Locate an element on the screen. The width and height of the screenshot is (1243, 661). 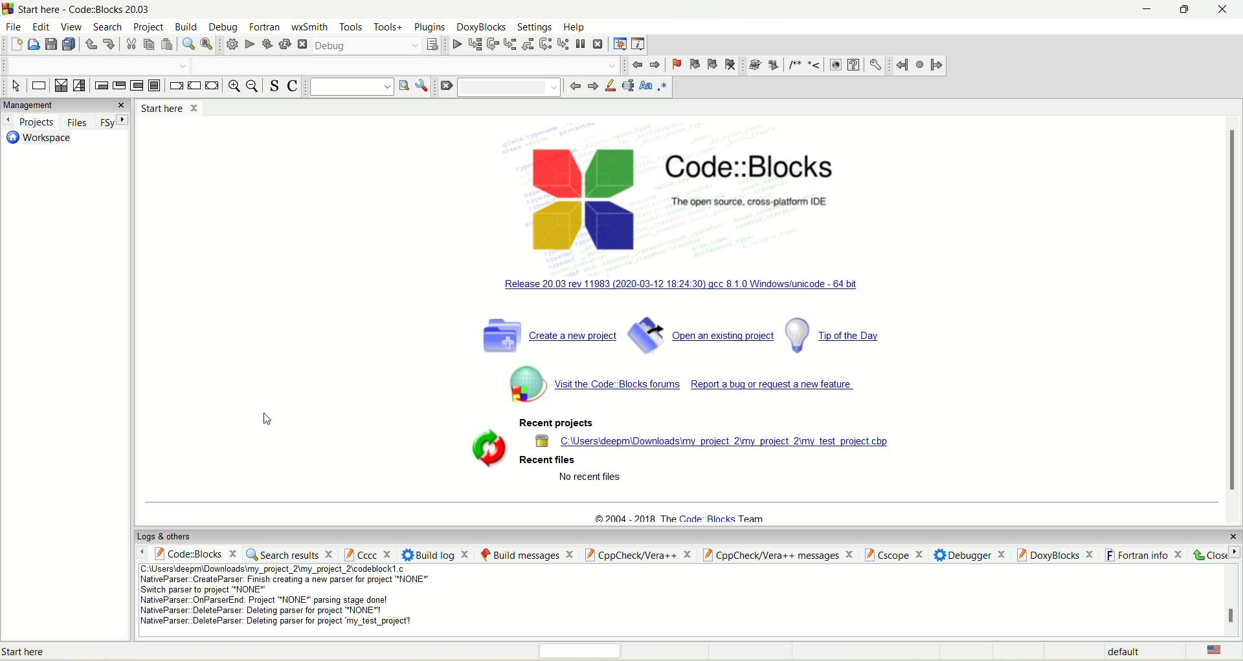
save everything is located at coordinates (68, 45).